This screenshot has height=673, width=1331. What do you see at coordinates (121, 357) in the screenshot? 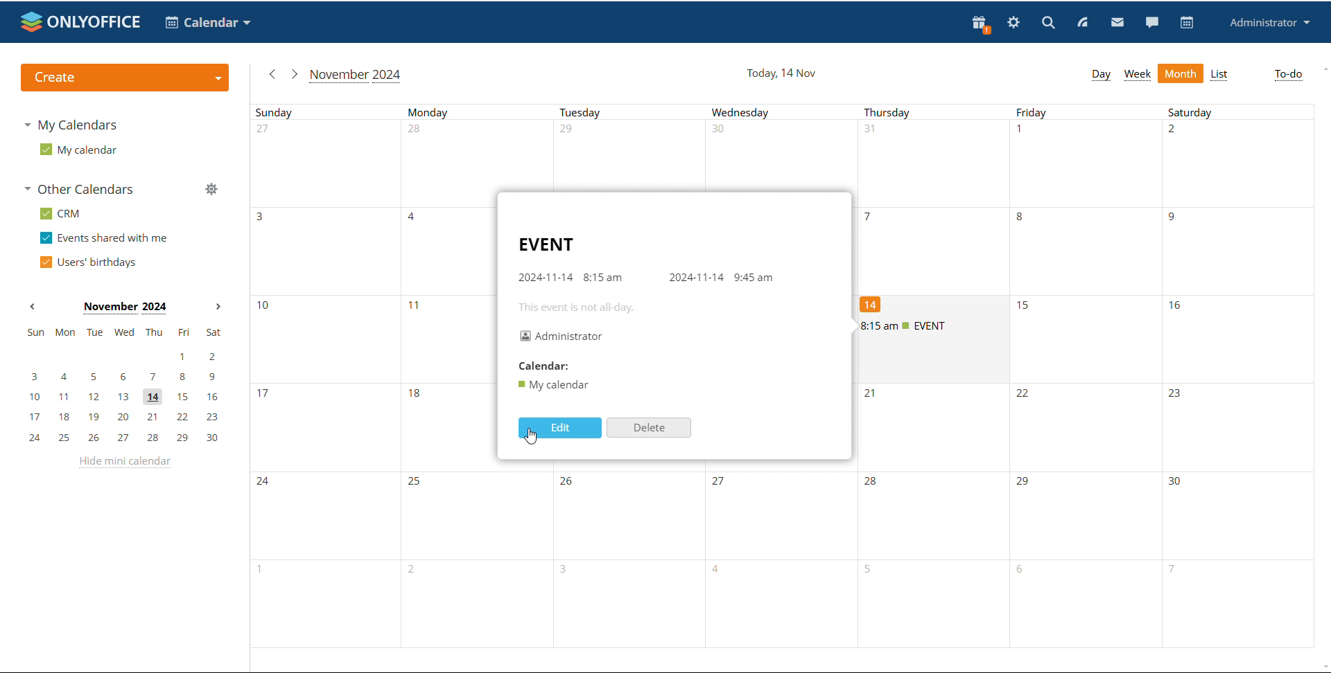
I see `1, 2` at bounding box center [121, 357].